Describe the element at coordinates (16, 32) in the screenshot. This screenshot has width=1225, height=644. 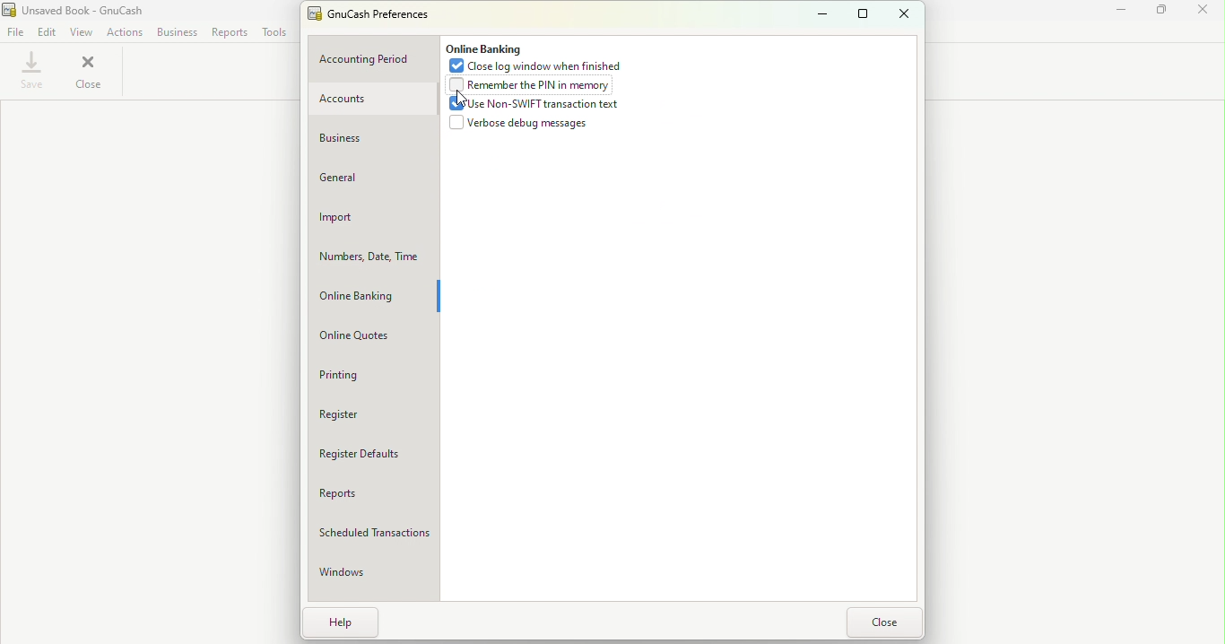
I see `File` at that location.